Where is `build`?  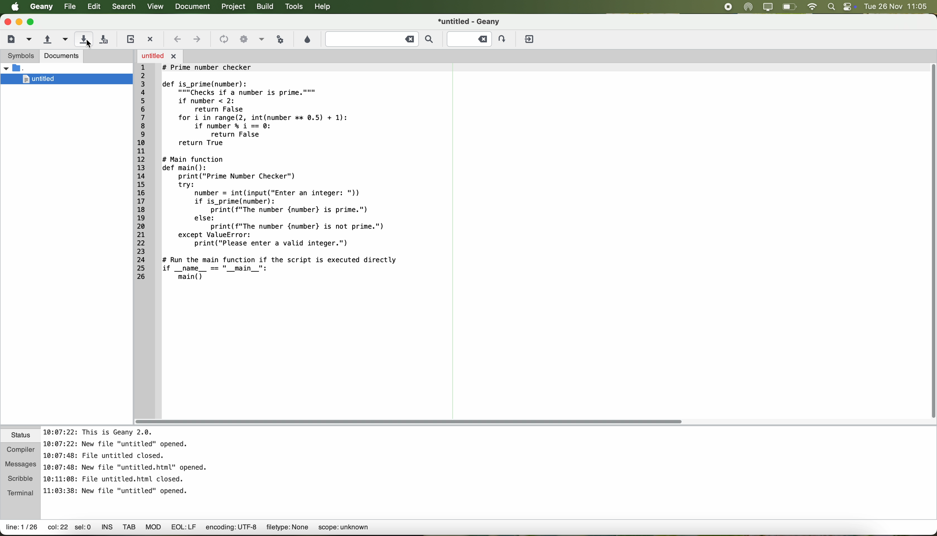 build is located at coordinates (266, 7).